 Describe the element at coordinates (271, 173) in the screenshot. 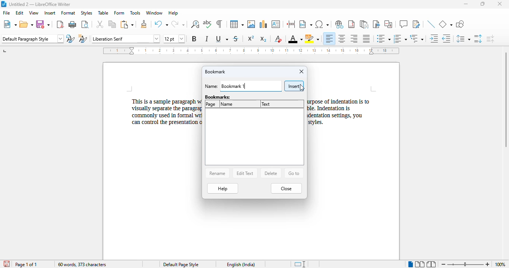

I see `delete` at that location.